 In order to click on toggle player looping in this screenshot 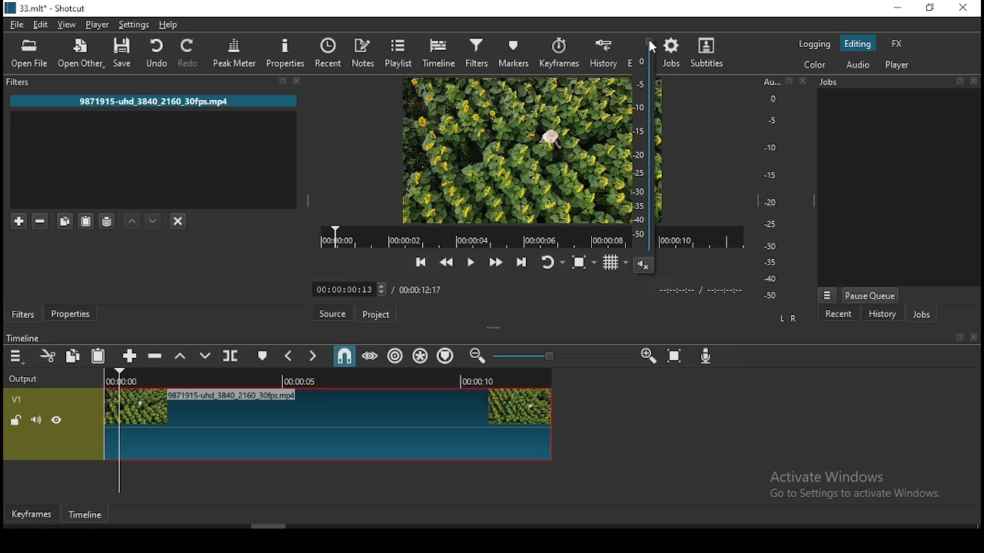, I will do `click(551, 263)`.